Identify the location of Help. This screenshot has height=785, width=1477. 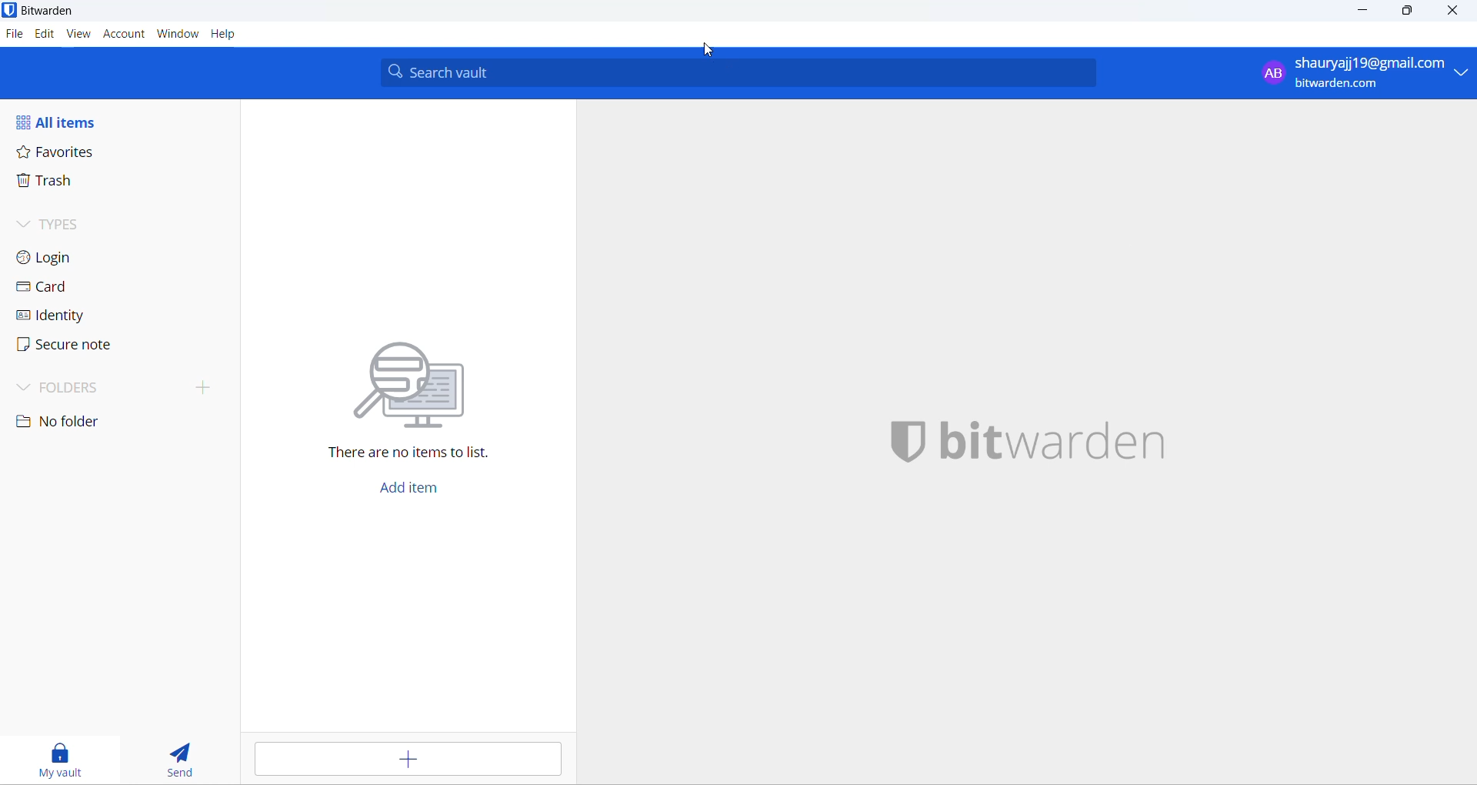
(223, 34).